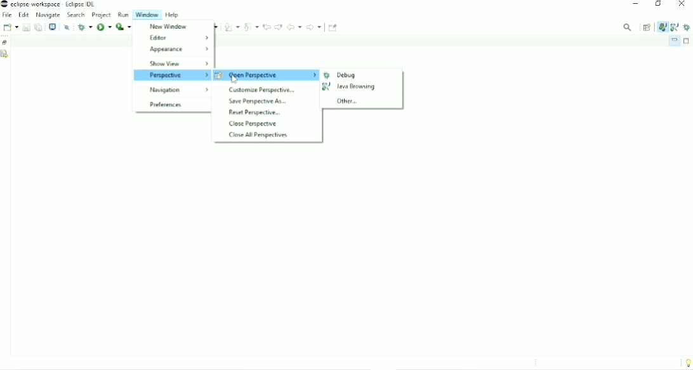 Image resolution: width=693 pixels, height=370 pixels. Describe the element at coordinates (253, 113) in the screenshot. I see `Reset Perspective` at that location.